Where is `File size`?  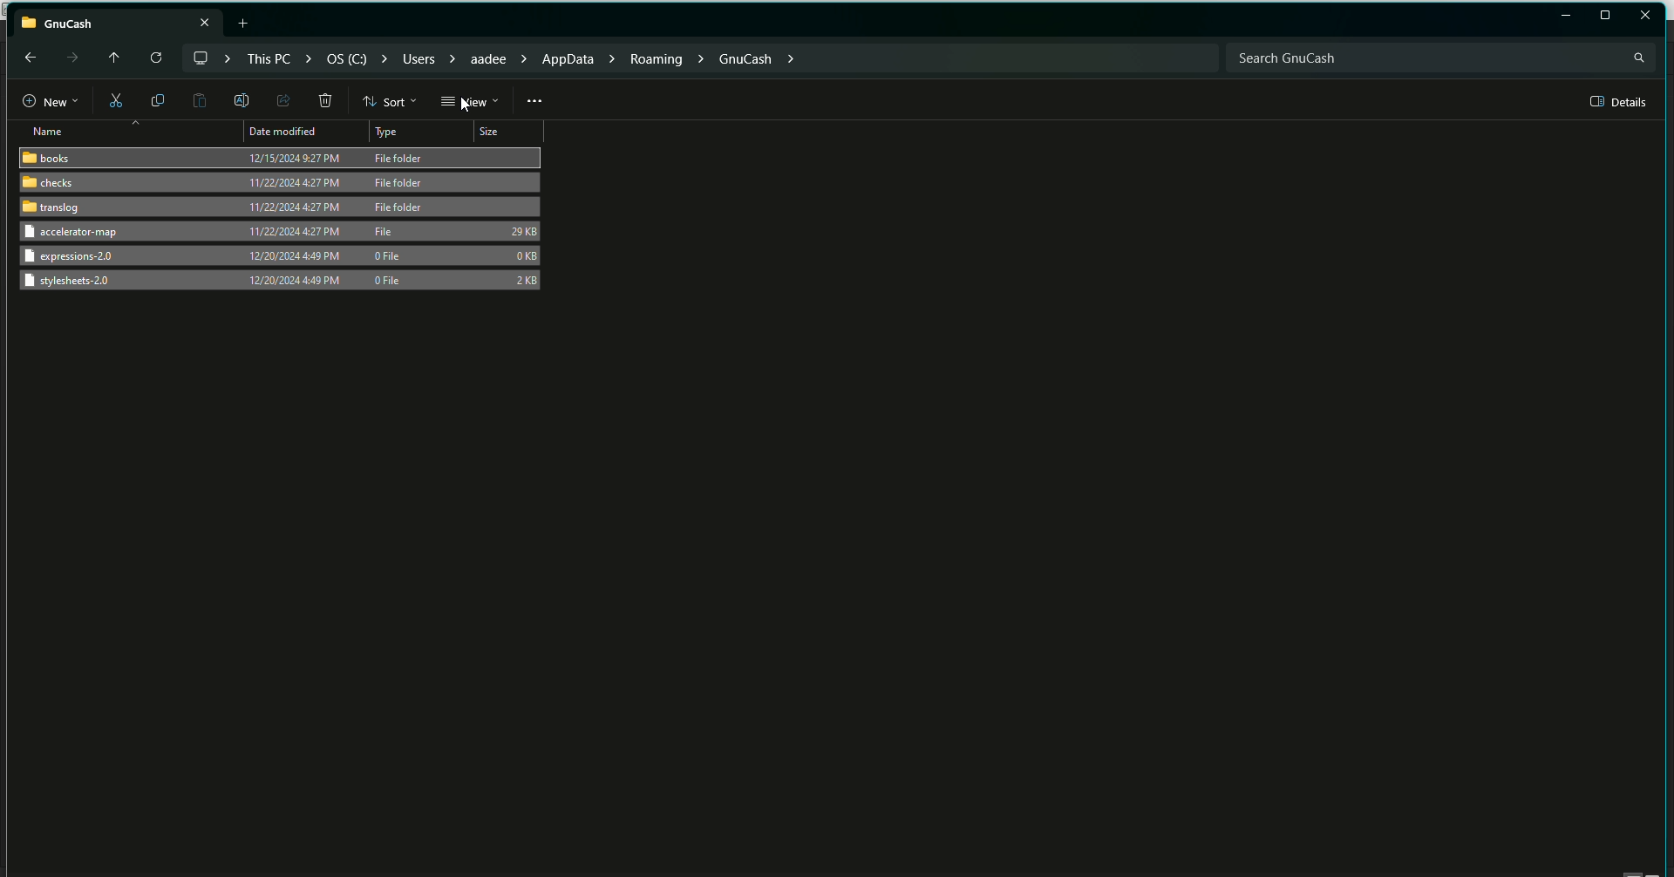 File size is located at coordinates (526, 255).